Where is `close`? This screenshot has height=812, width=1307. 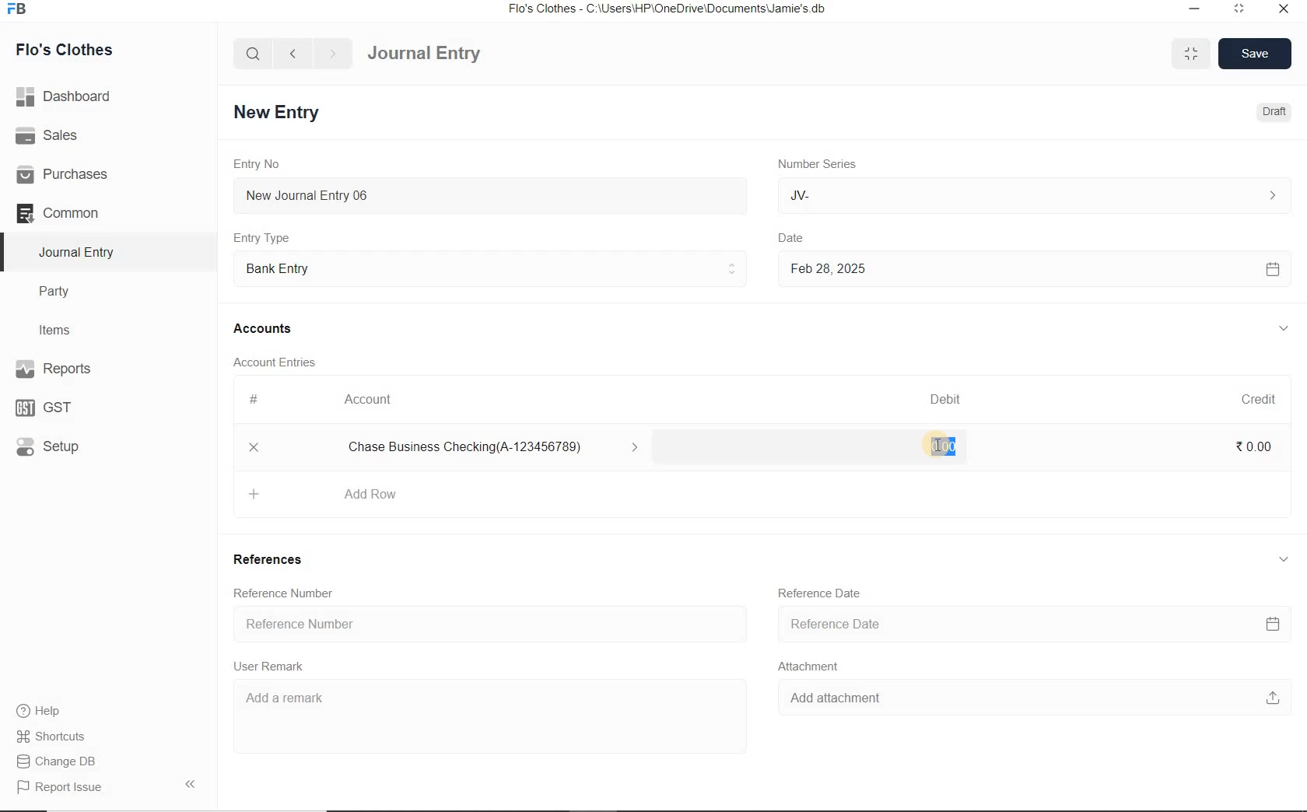 close is located at coordinates (1283, 8).